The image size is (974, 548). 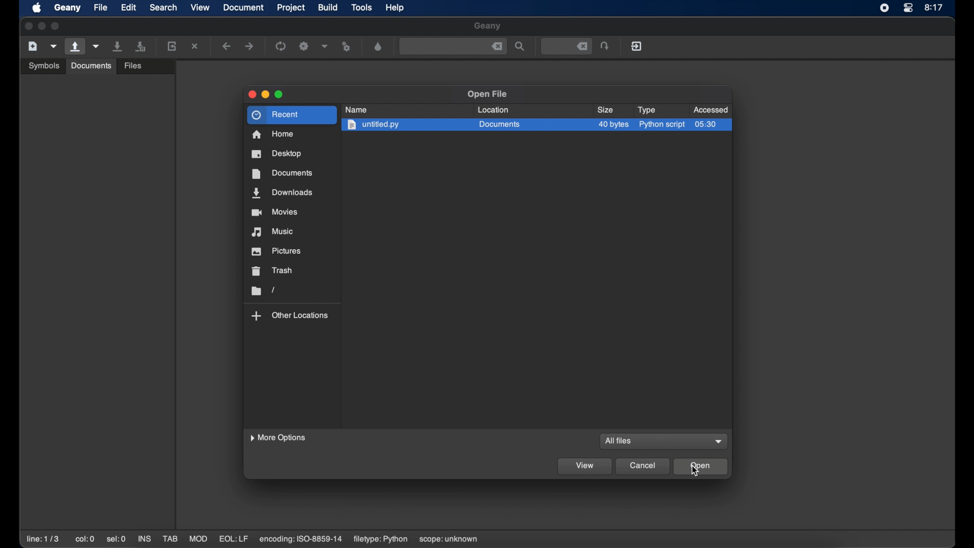 I want to click on all files, so click(x=620, y=440).